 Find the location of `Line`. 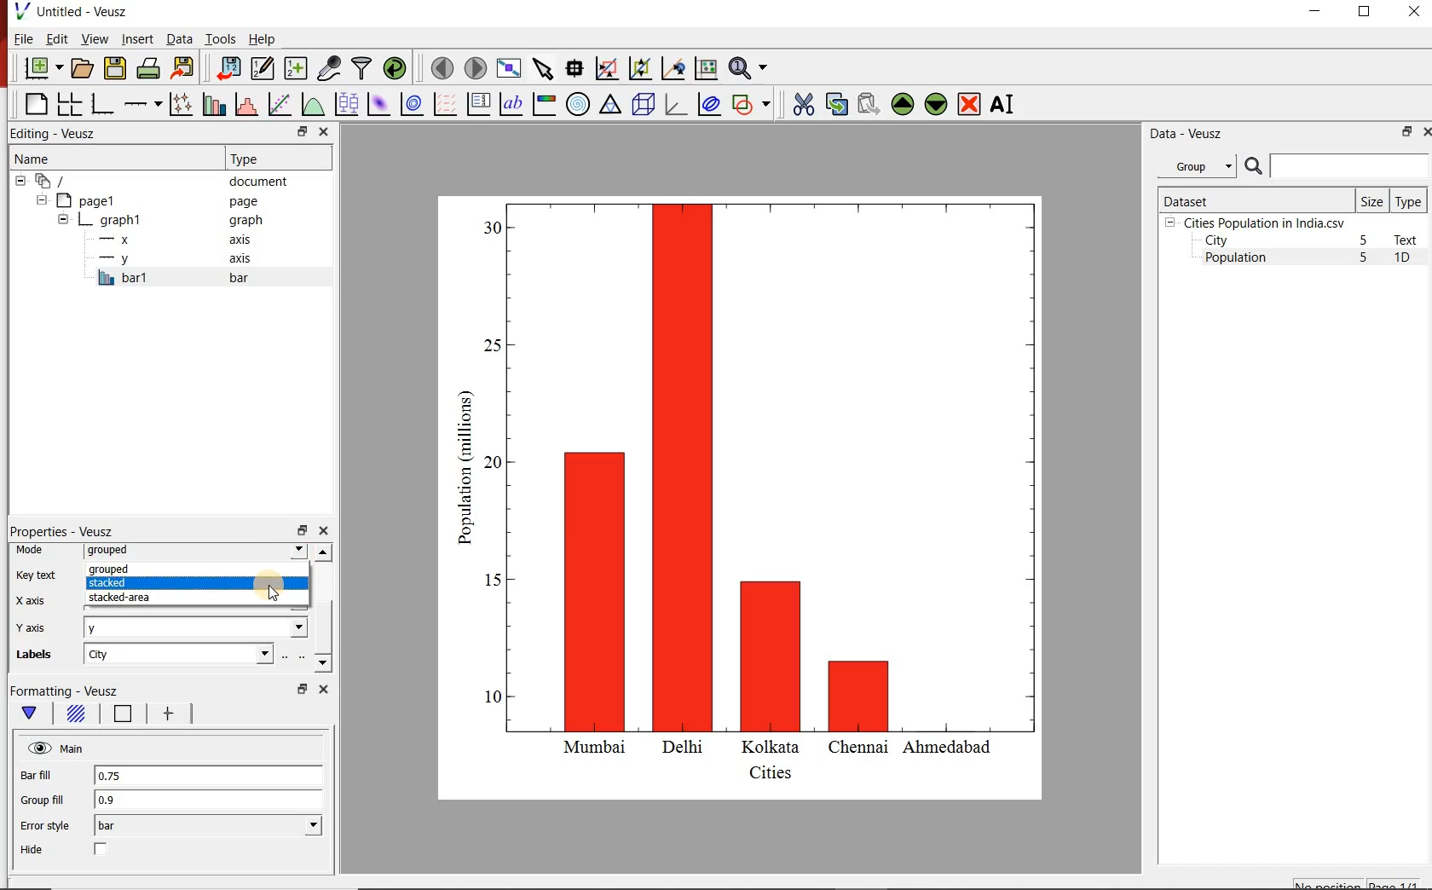

Line is located at coordinates (119, 716).